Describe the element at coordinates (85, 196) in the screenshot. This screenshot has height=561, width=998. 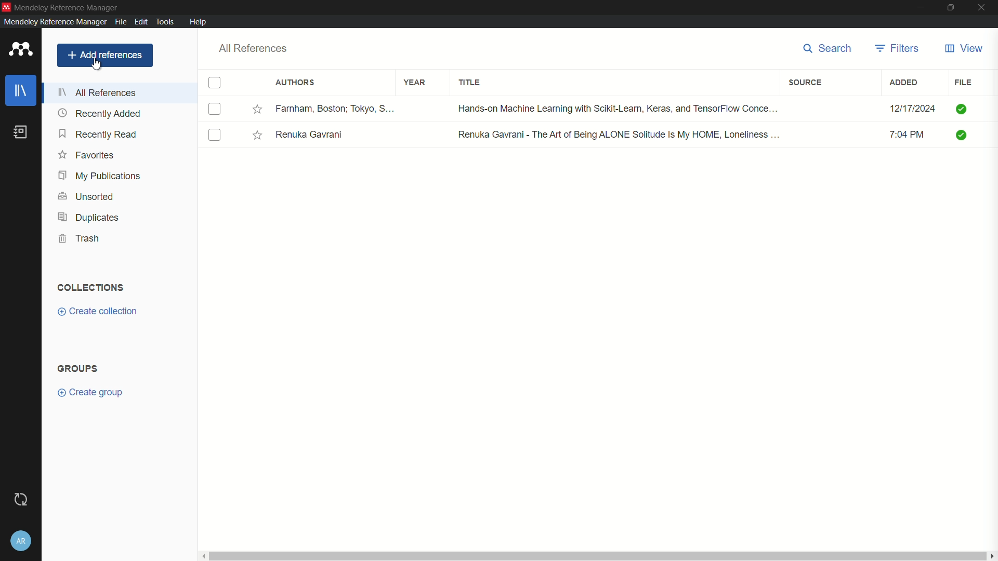
I see `unsorted` at that location.